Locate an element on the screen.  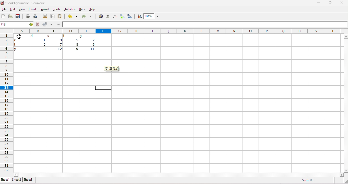
cursor is located at coordinates (20, 36).